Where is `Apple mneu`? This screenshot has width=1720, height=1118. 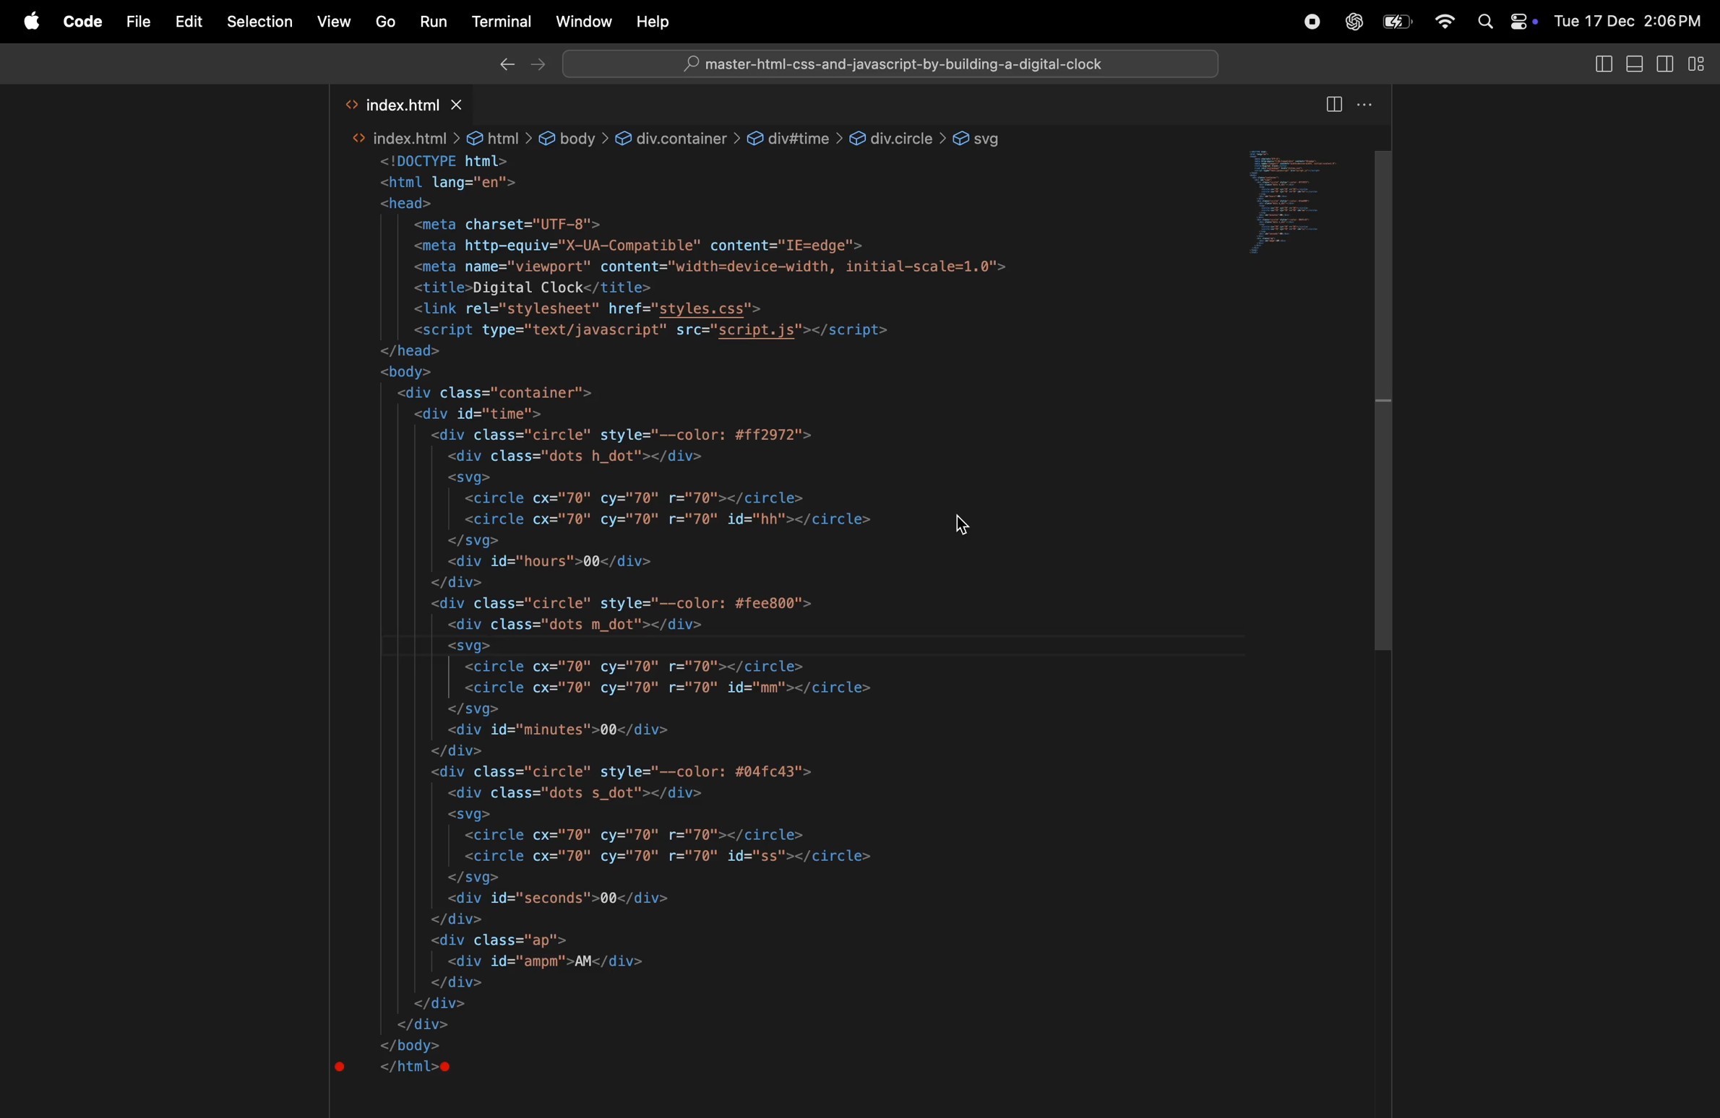 Apple mneu is located at coordinates (28, 21).